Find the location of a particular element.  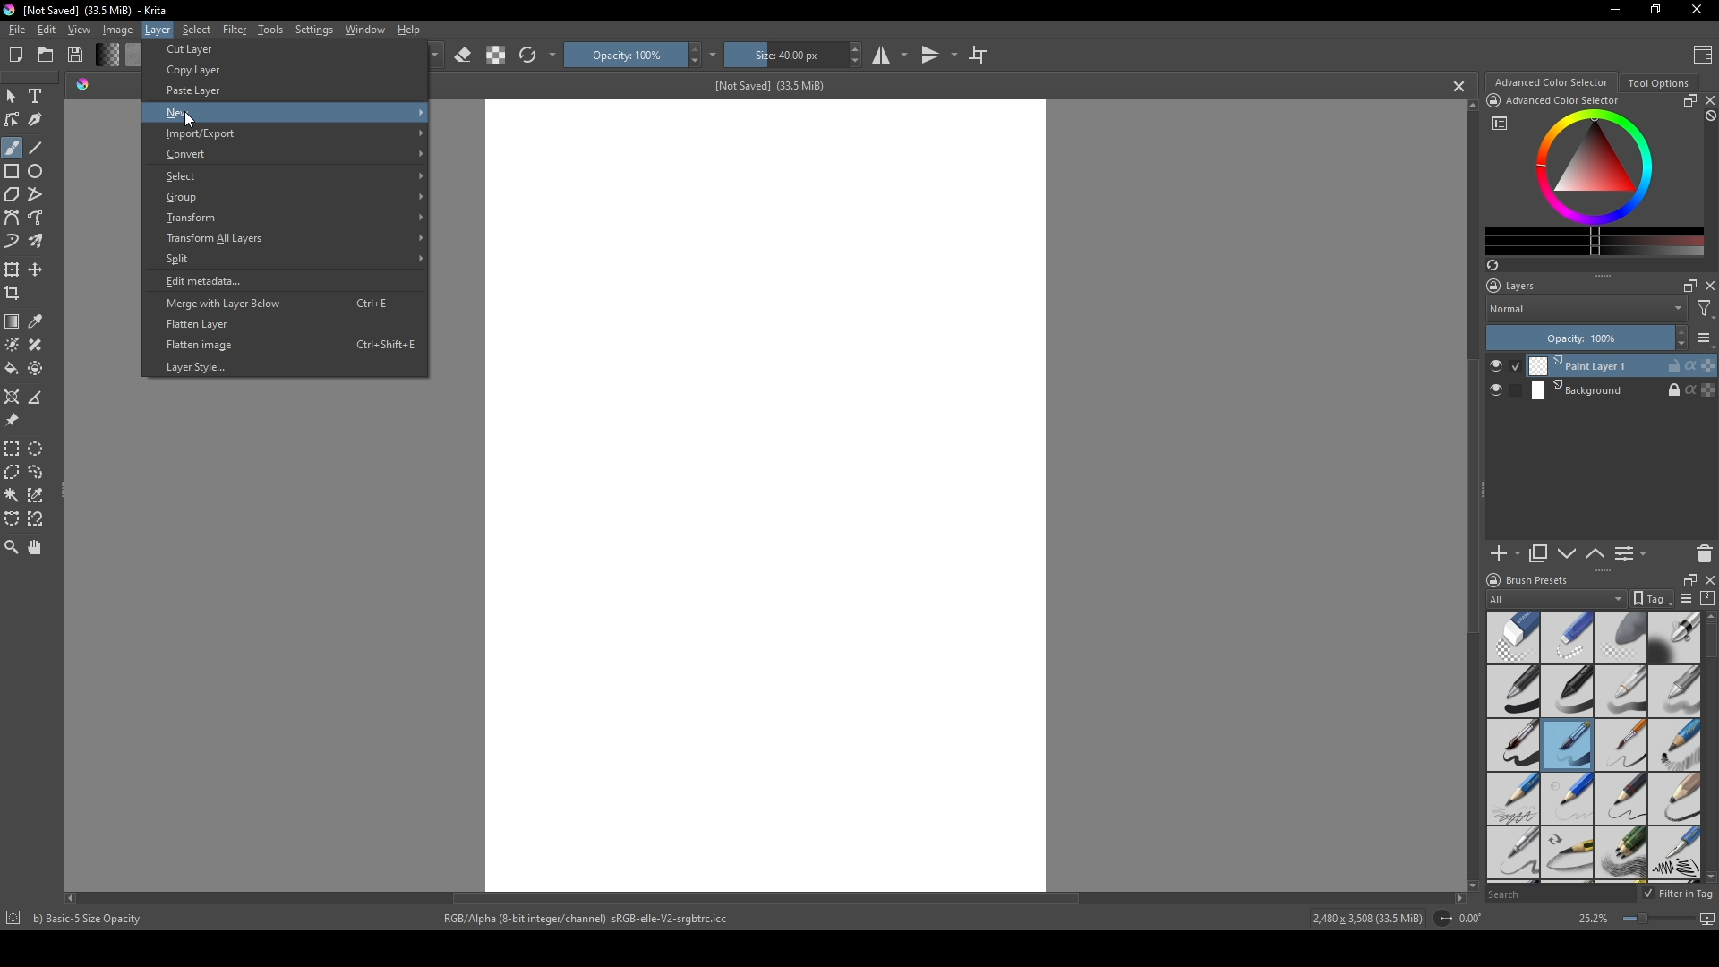

Content is located at coordinates (1703, 54).